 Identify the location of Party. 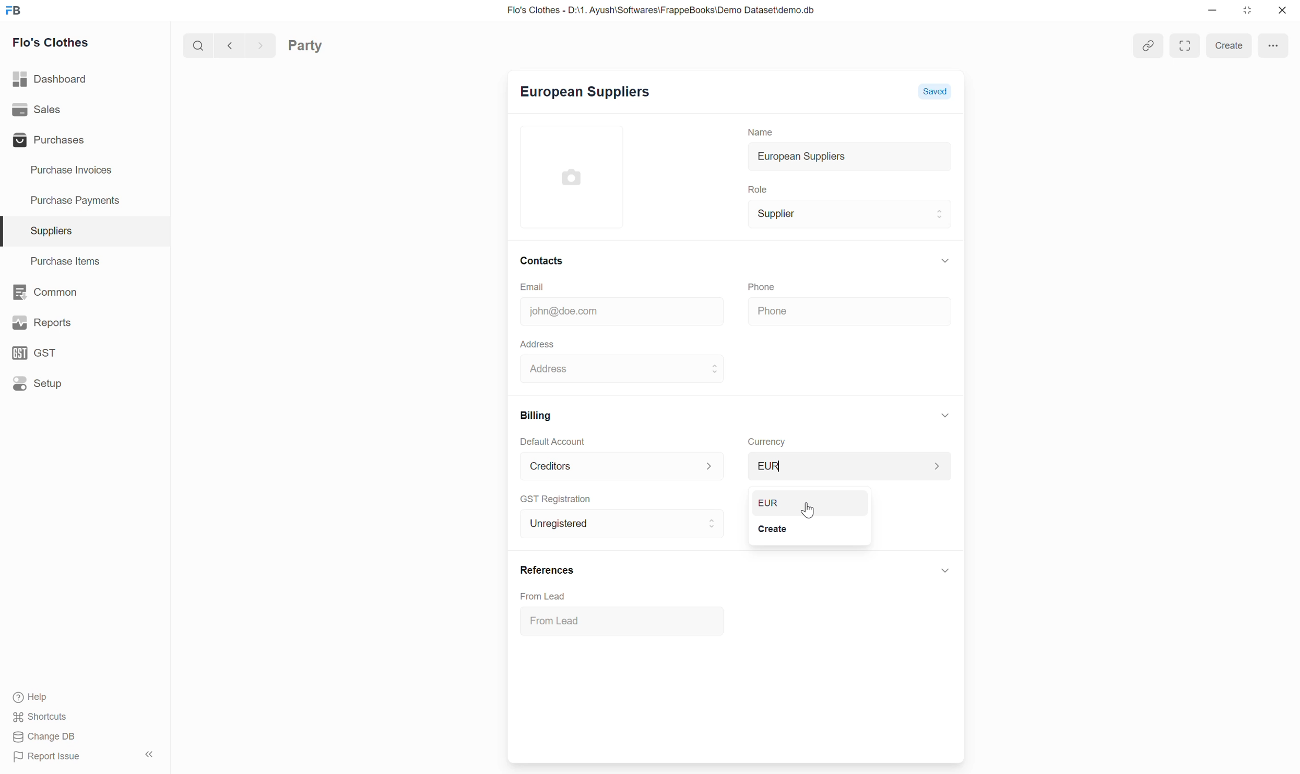
(323, 44).